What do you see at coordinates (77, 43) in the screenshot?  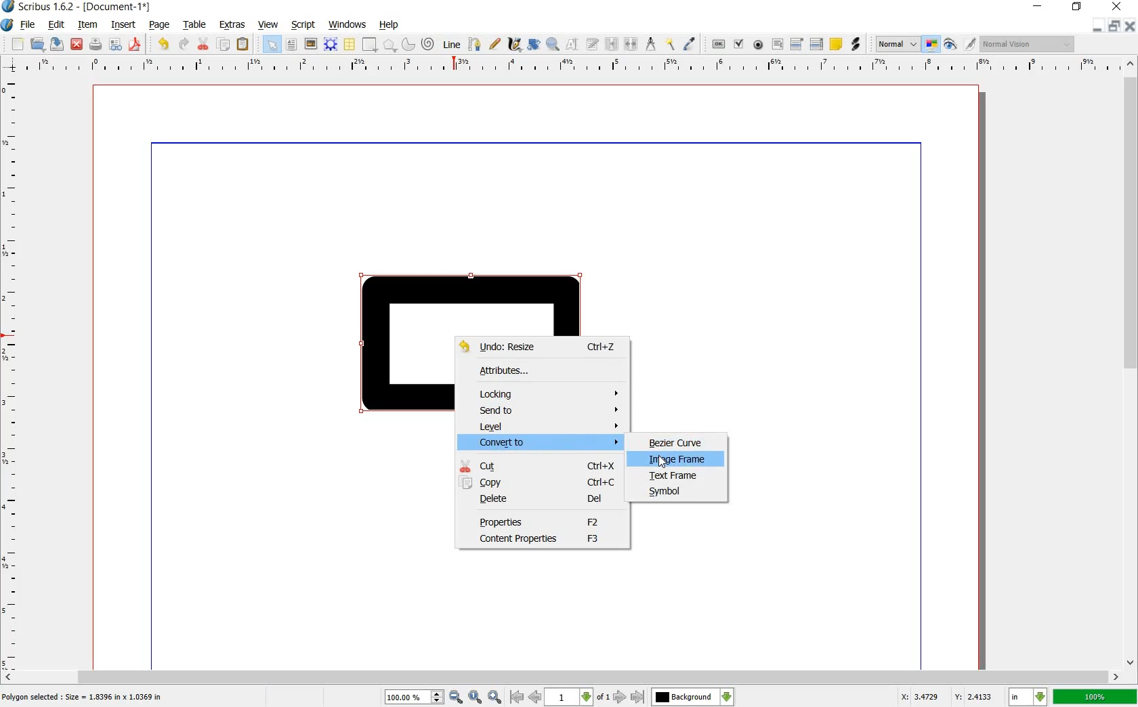 I see `close` at bounding box center [77, 43].